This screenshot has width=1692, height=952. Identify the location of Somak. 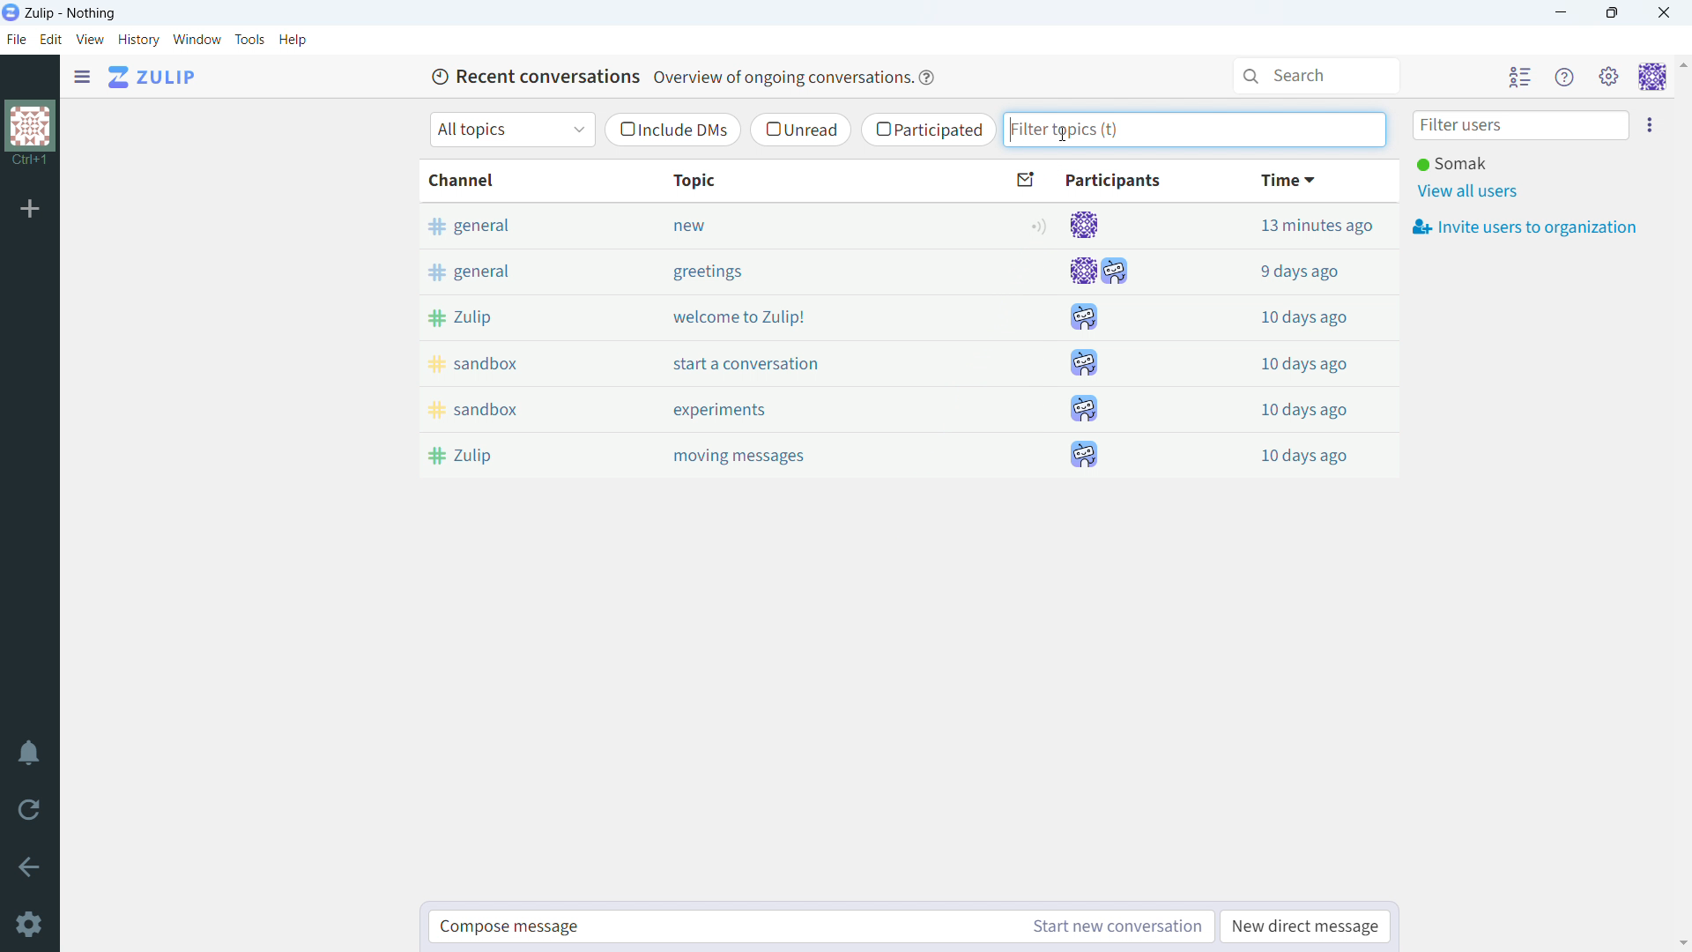
(1451, 163).